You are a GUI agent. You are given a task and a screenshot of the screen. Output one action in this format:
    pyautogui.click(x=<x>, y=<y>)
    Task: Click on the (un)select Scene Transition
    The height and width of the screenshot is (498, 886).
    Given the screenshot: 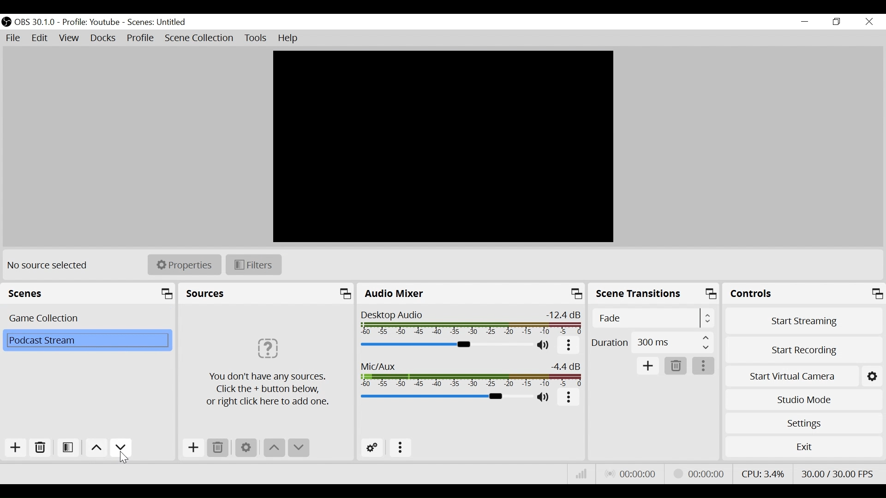 What is the action you would take?
    pyautogui.click(x=652, y=318)
    